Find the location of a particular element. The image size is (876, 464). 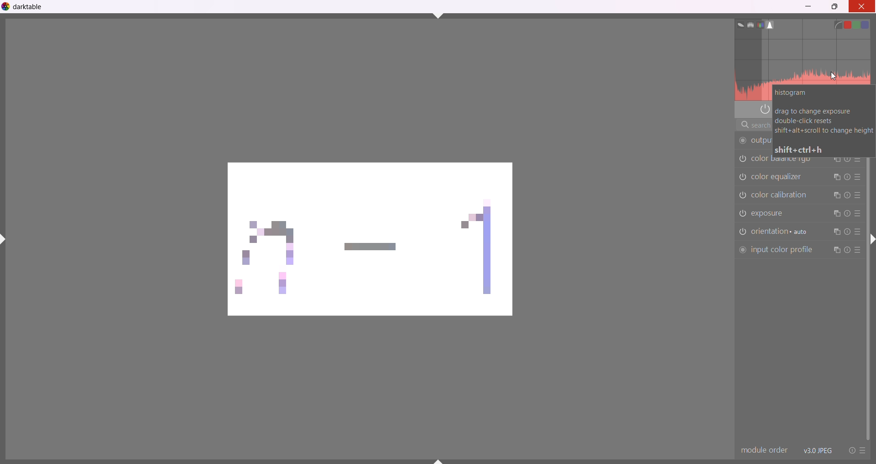

instance is located at coordinates (835, 250).